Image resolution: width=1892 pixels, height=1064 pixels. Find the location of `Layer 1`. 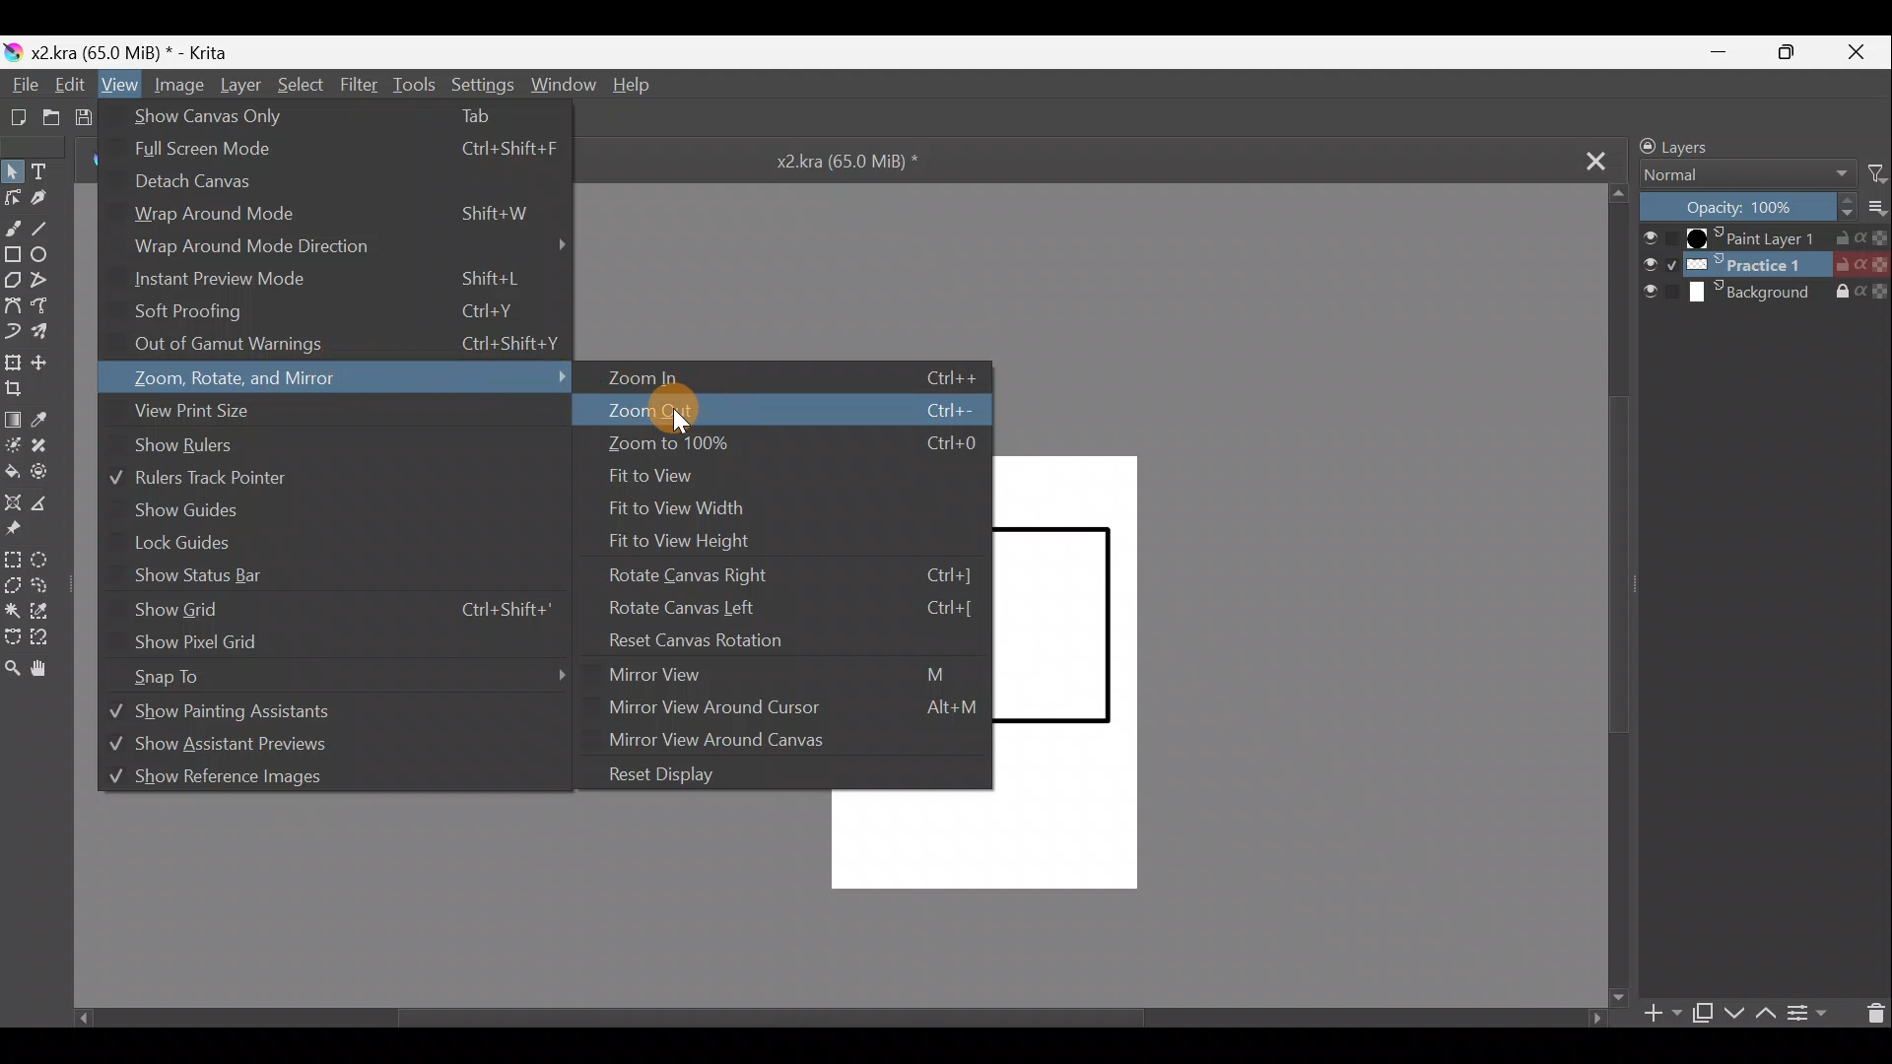

Layer 1 is located at coordinates (1765, 238).